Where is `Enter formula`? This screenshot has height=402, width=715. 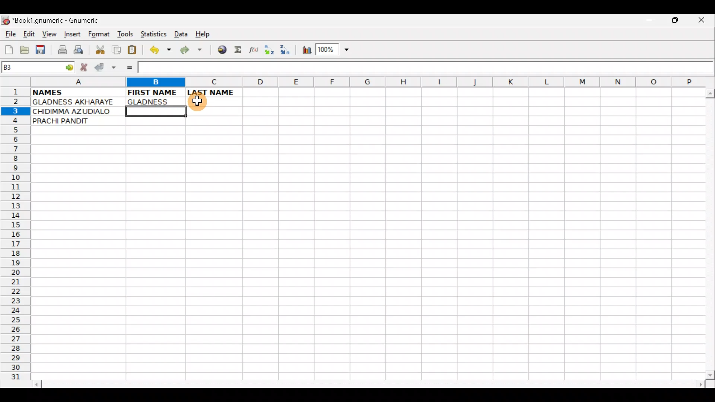
Enter formula is located at coordinates (126, 67).